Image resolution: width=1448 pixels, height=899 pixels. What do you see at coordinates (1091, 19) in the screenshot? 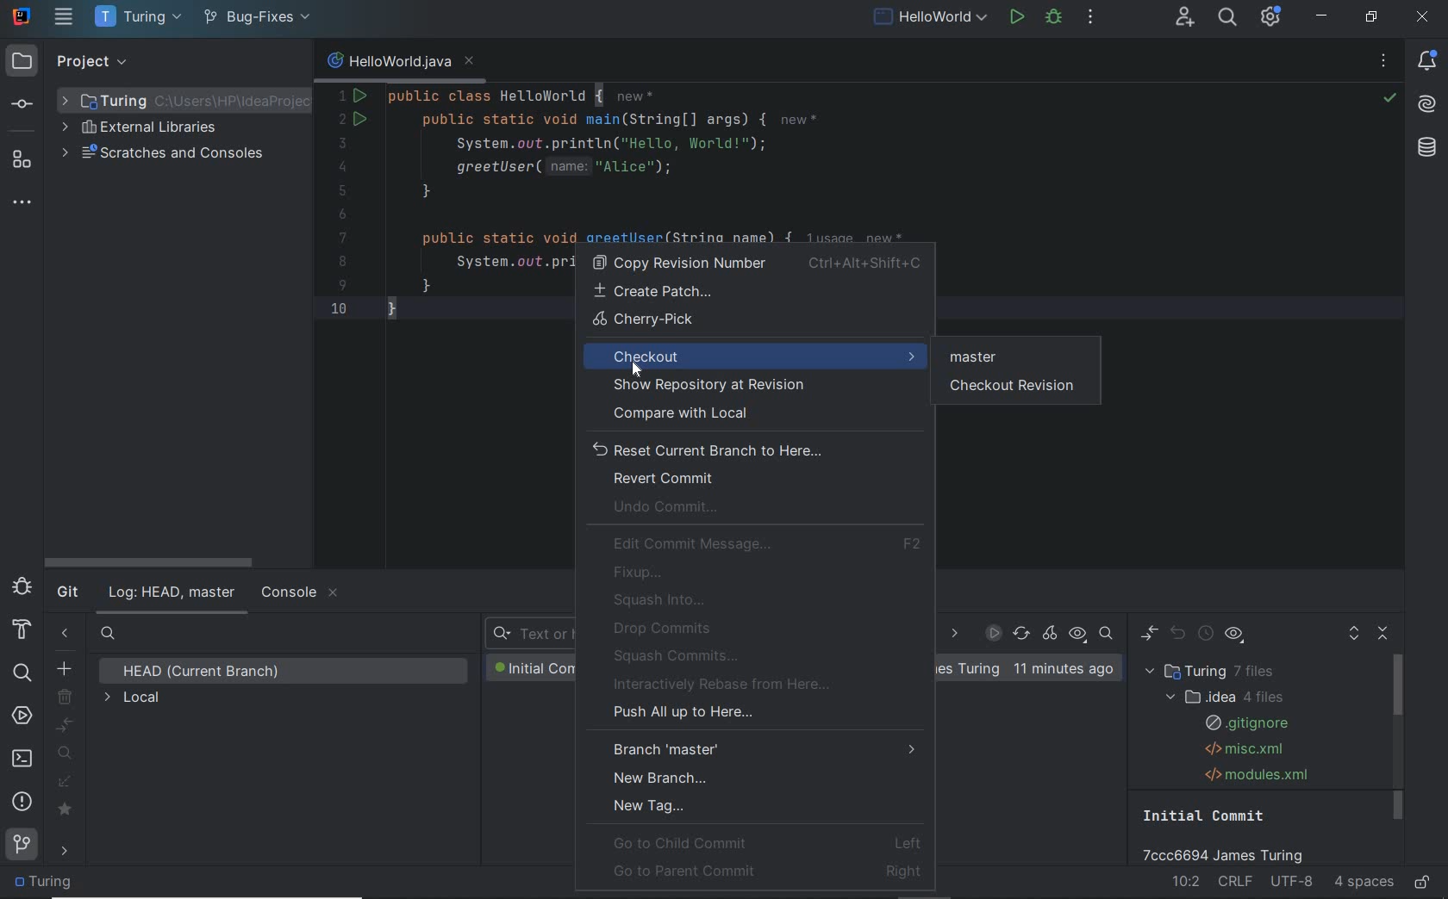
I see `more actions` at bounding box center [1091, 19].